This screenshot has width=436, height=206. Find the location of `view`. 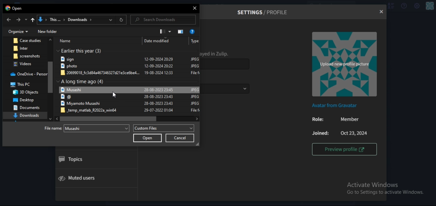

view is located at coordinates (166, 31).